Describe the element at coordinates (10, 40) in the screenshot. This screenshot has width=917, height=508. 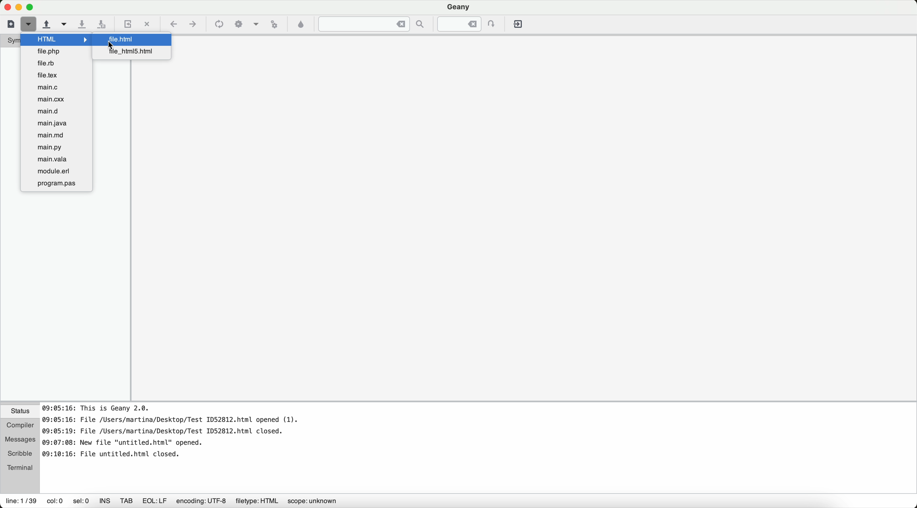
I see `symbols` at that location.